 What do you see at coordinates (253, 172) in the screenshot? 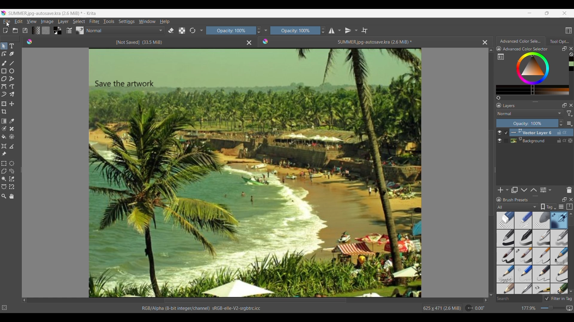
I see `Image/Artwork space` at bounding box center [253, 172].